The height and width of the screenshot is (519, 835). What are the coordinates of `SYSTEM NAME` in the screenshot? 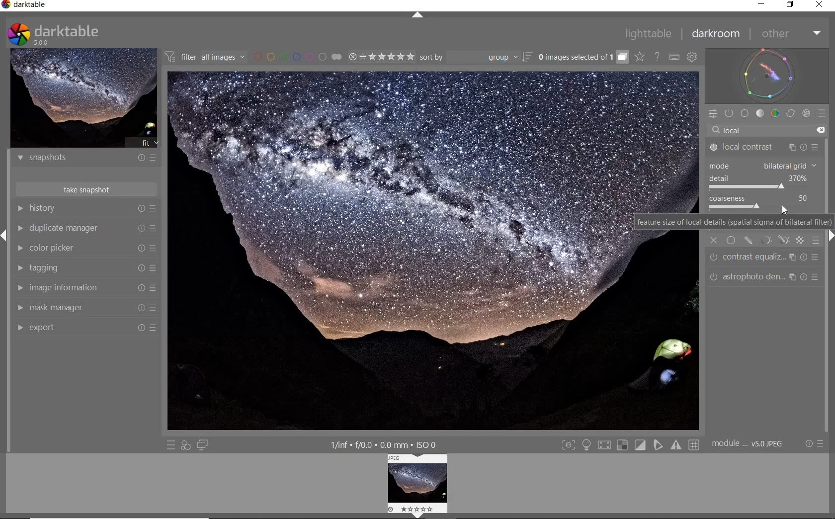 It's located at (37, 5).